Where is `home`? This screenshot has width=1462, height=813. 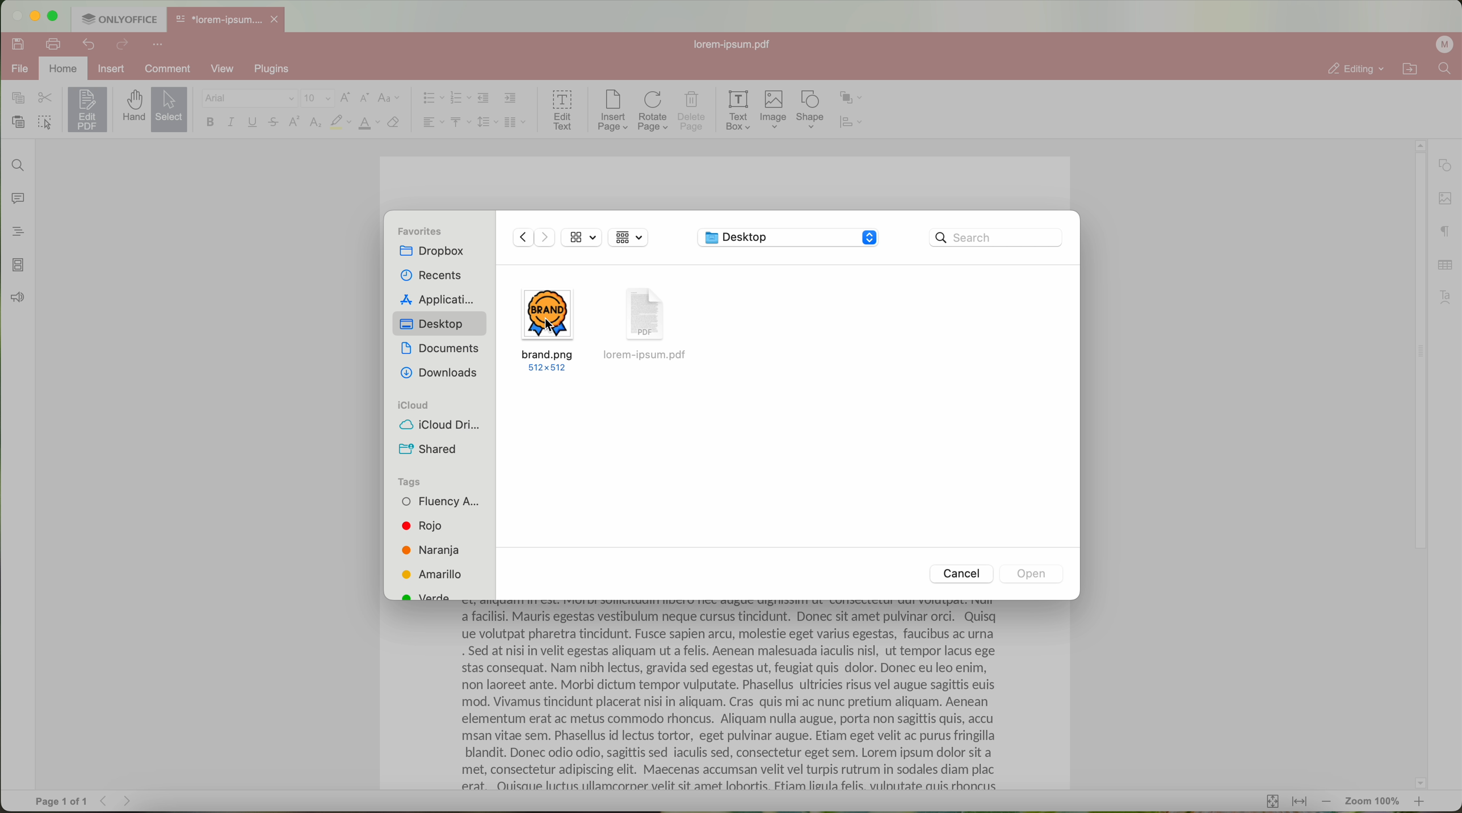
home is located at coordinates (63, 70).